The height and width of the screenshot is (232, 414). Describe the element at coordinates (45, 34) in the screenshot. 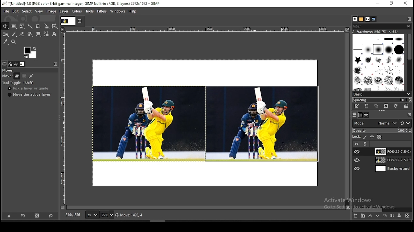

I see `paths tool` at that location.